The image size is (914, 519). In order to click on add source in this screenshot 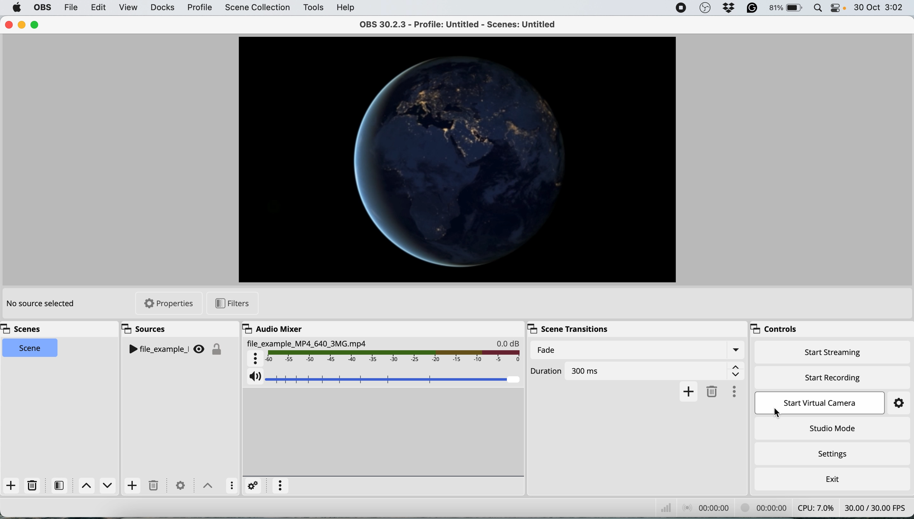, I will do `click(133, 485)`.